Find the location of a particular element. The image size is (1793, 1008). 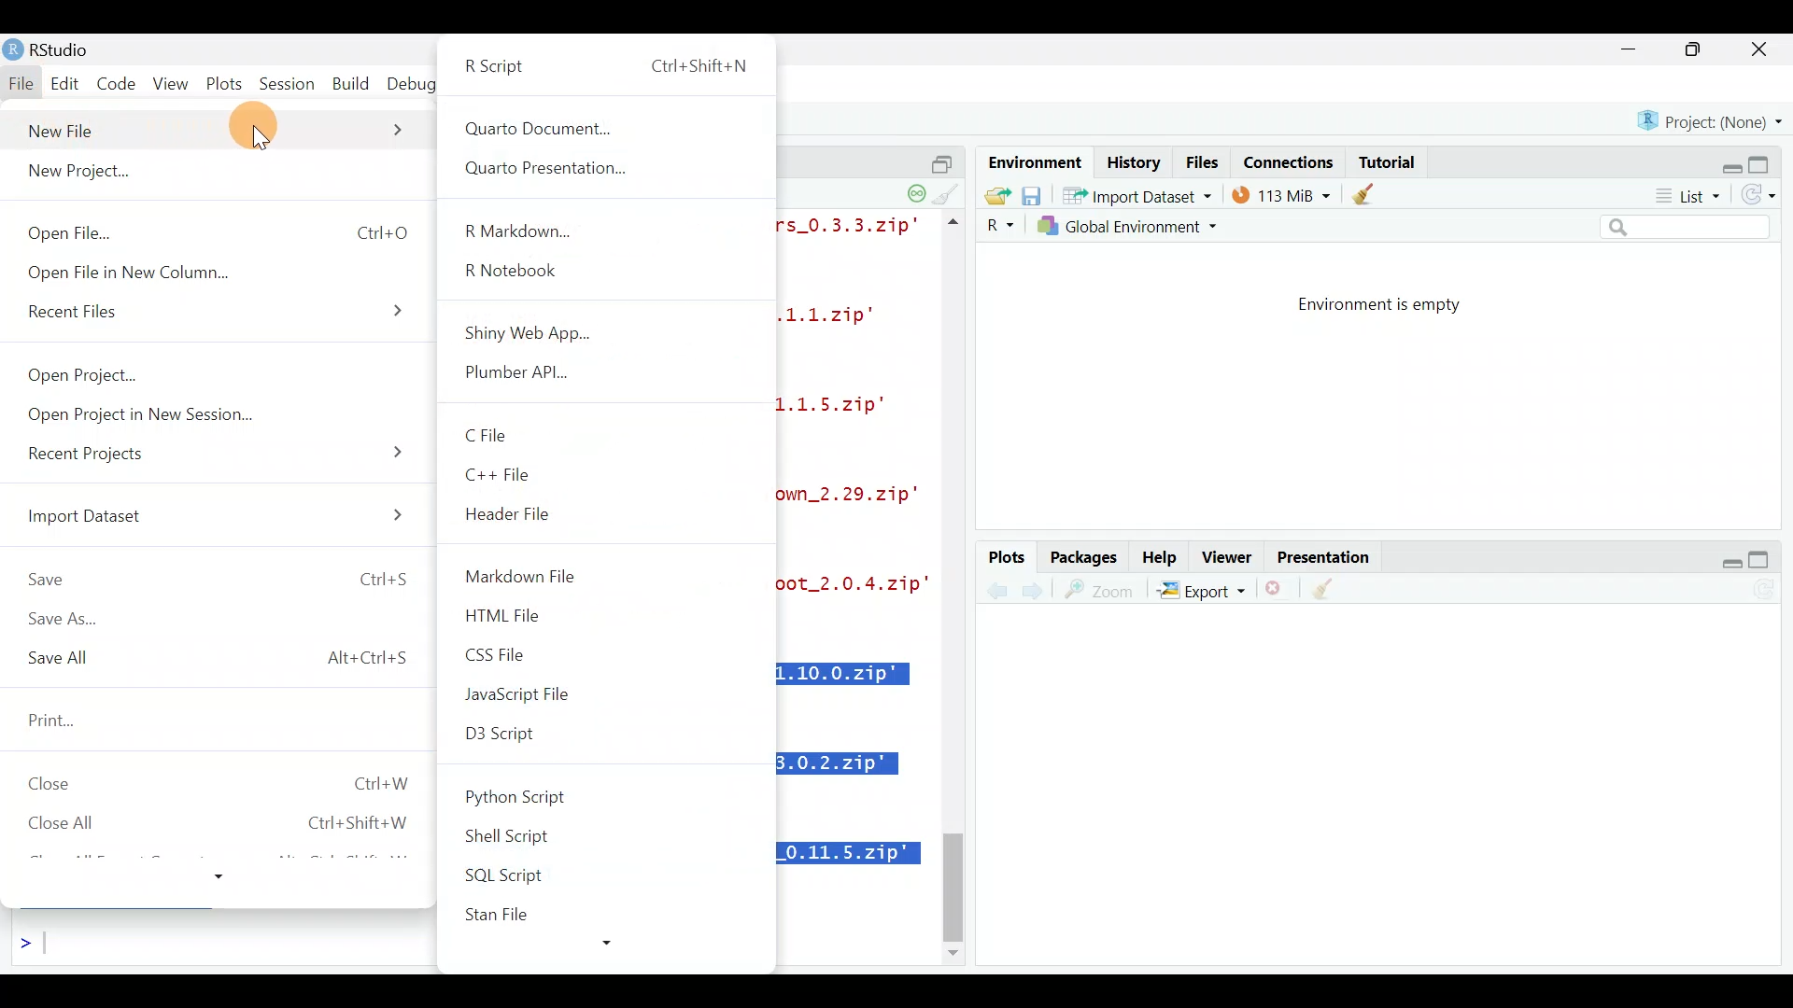

Tutorial is located at coordinates (1386, 159).